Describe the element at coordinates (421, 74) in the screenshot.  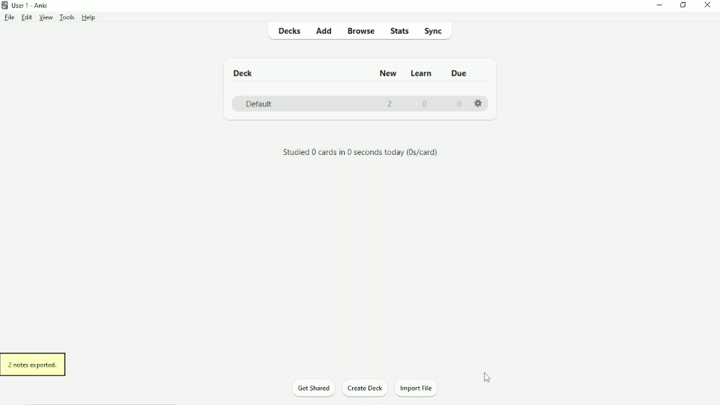
I see `Learn` at that location.